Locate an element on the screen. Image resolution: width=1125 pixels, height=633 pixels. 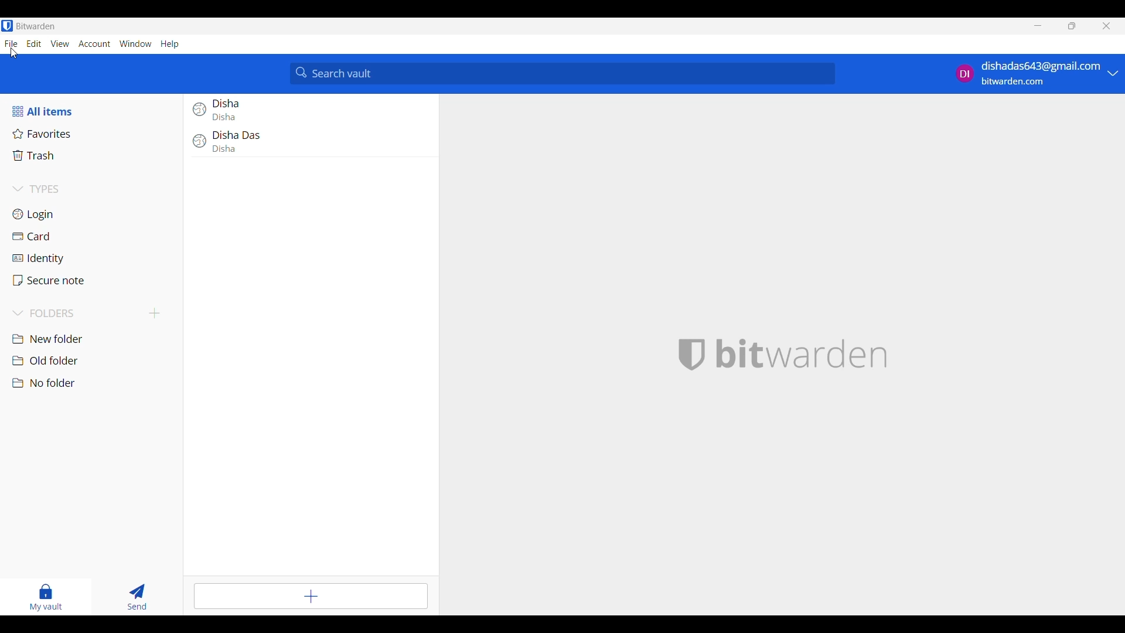
Software name is located at coordinates (36, 26).